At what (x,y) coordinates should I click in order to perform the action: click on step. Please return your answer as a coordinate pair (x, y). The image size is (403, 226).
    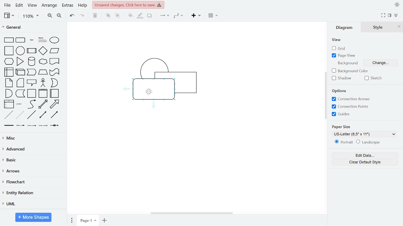
    Looking at the image, I should click on (32, 73).